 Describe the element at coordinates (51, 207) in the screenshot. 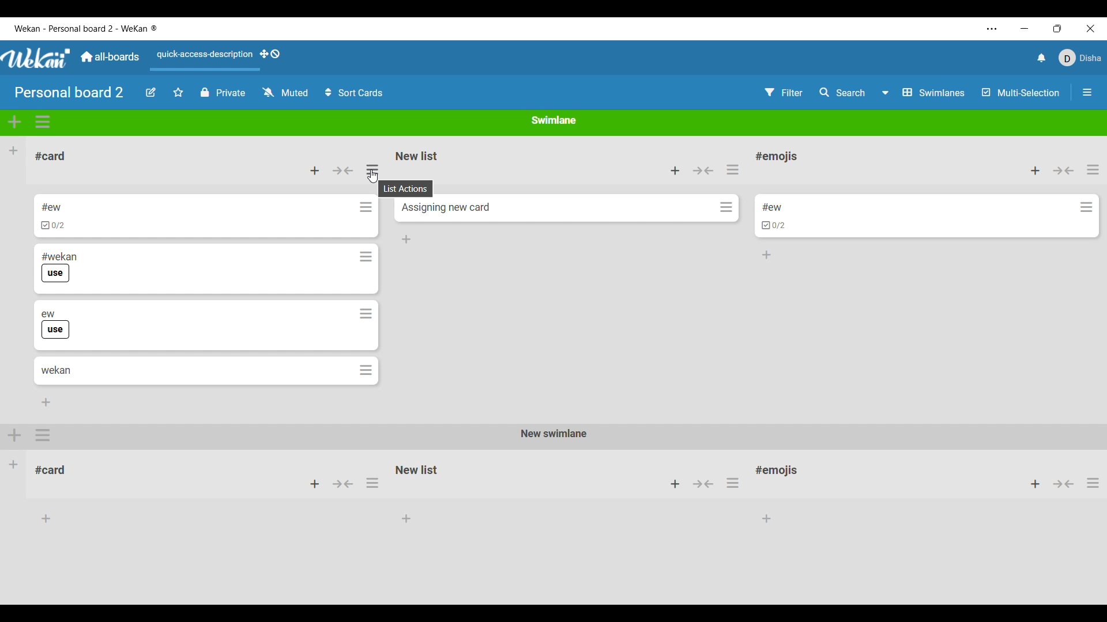

I see `Card name` at that location.